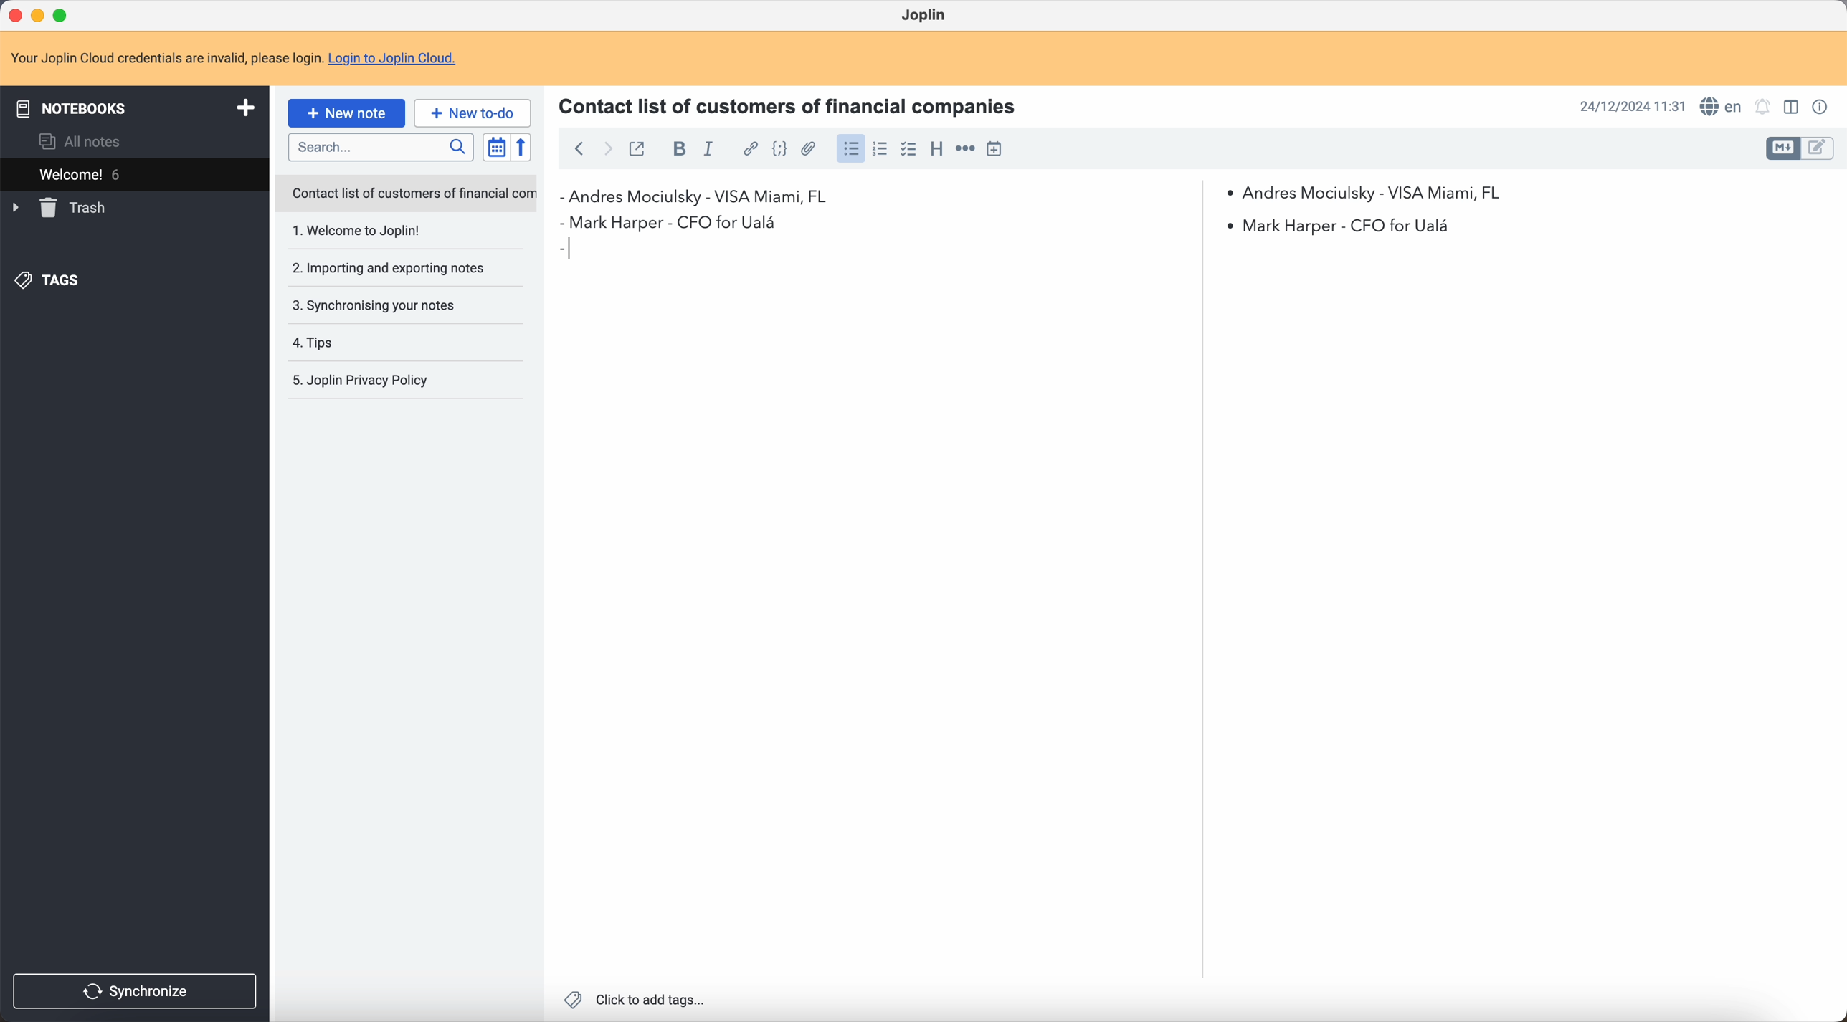 The width and height of the screenshot is (1847, 1022). I want to click on minimize, so click(38, 14).